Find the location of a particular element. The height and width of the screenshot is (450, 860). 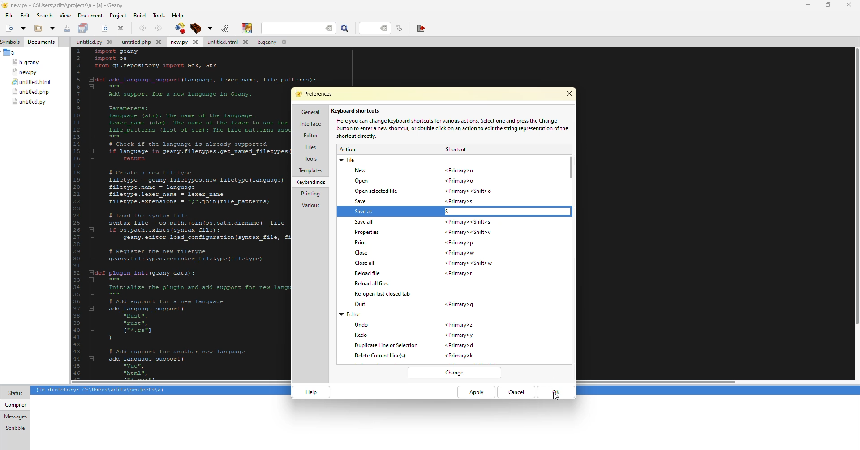

symbols is located at coordinates (13, 42).